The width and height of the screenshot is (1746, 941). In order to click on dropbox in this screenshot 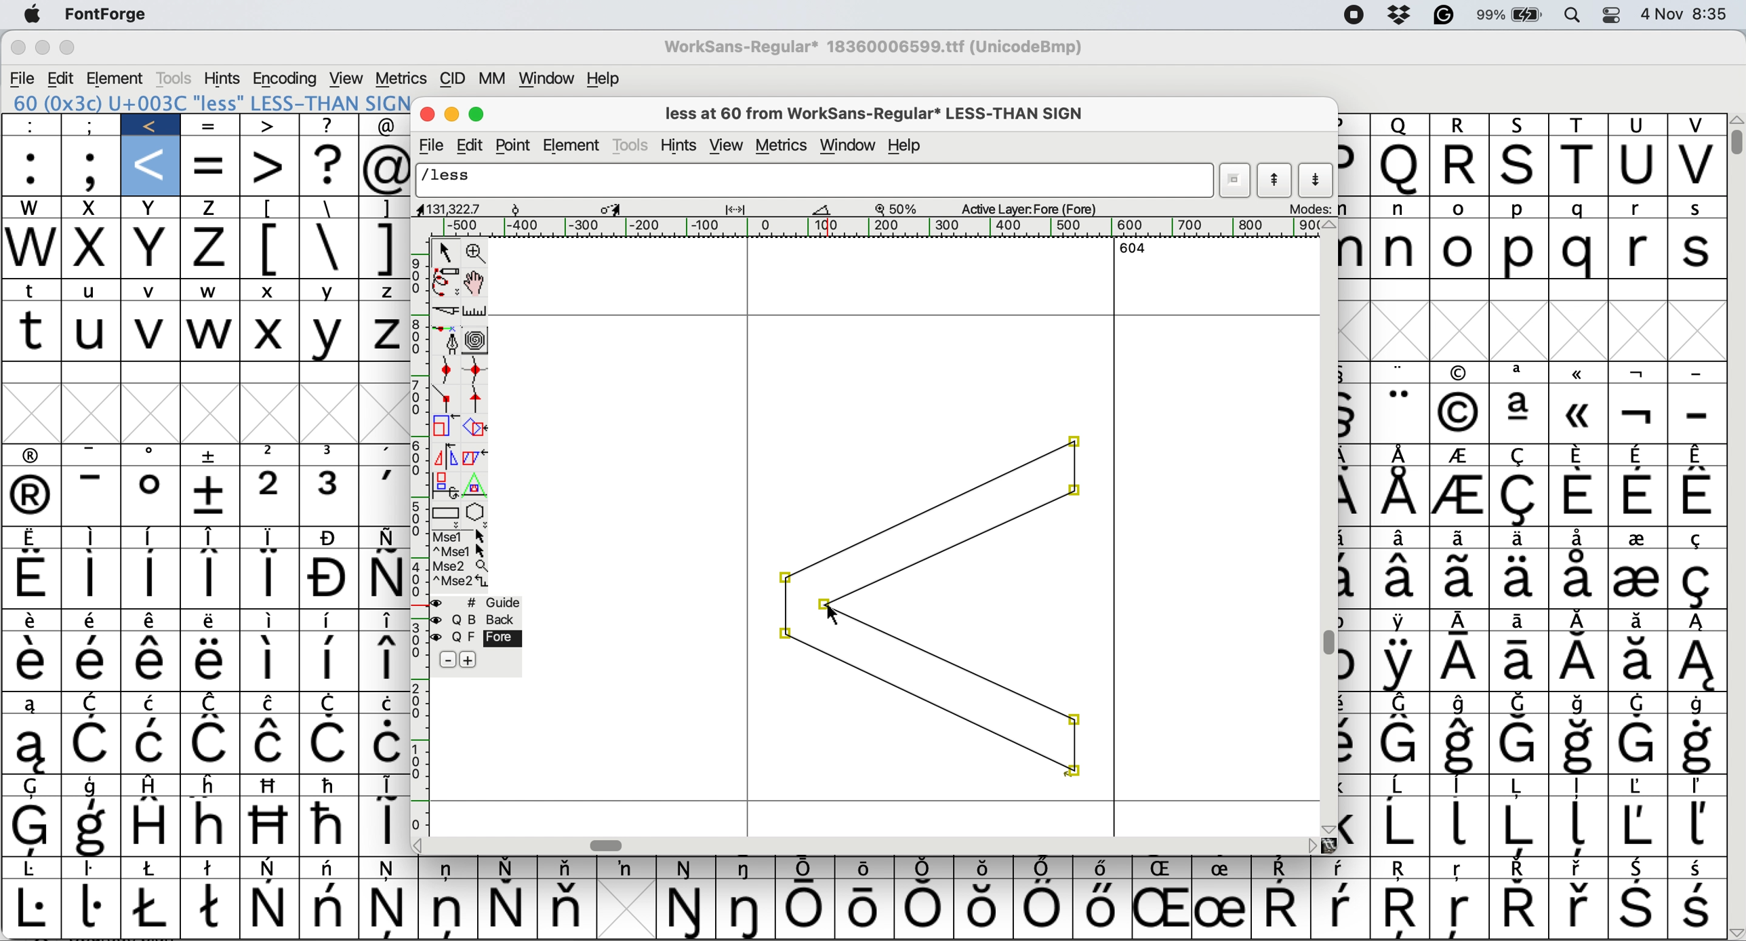, I will do `click(1400, 16)`.